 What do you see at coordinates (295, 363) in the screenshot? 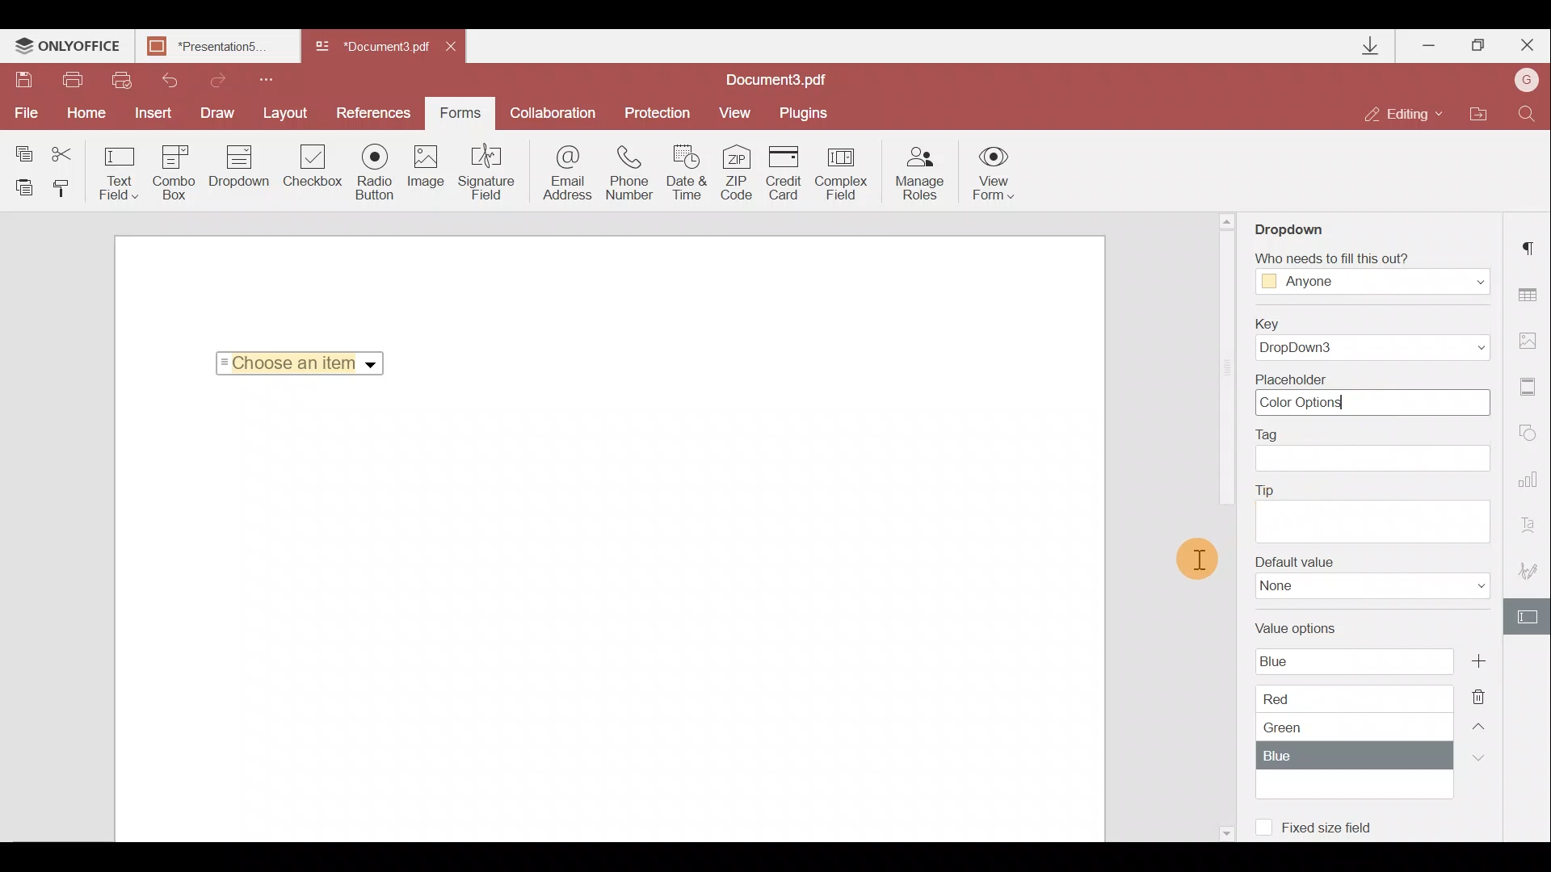
I see `Selected Item` at bounding box center [295, 363].